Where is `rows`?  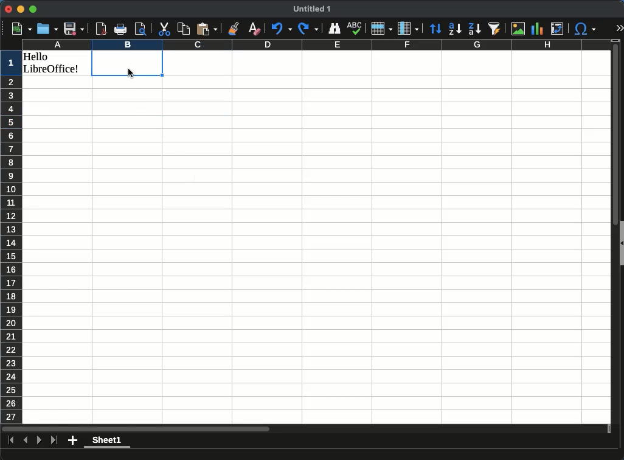
rows is located at coordinates (10, 238).